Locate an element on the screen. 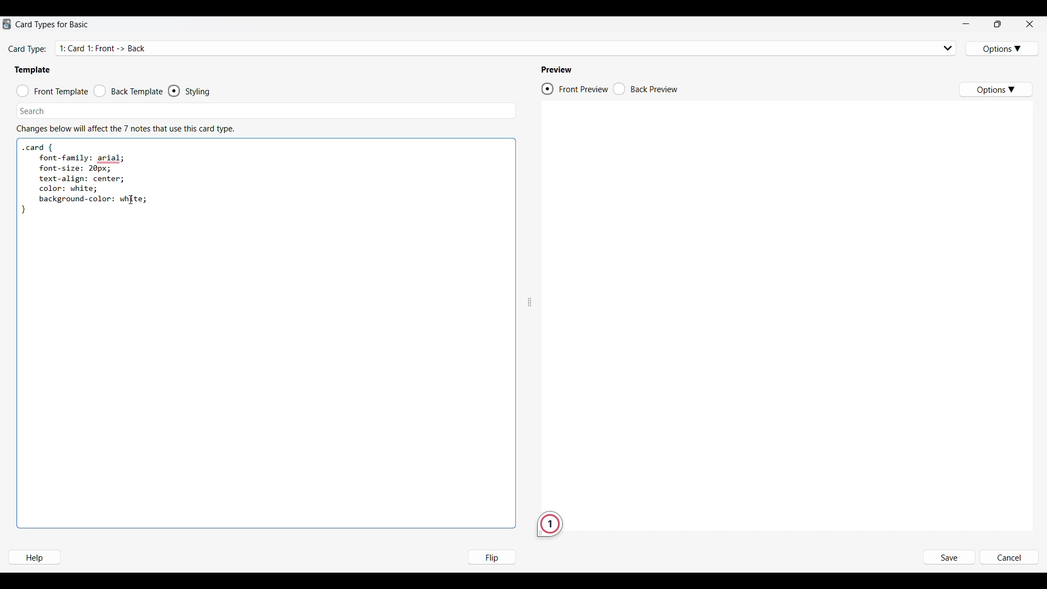  Window name is located at coordinates (53, 25).